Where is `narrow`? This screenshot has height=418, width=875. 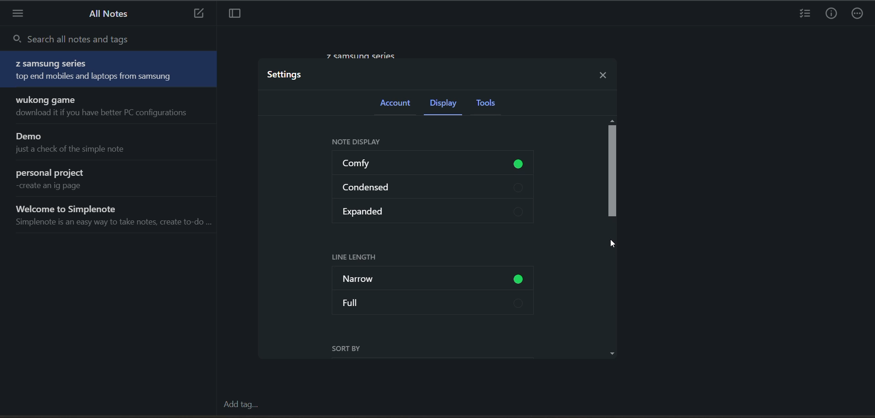
narrow is located at coordinates (435, 280).